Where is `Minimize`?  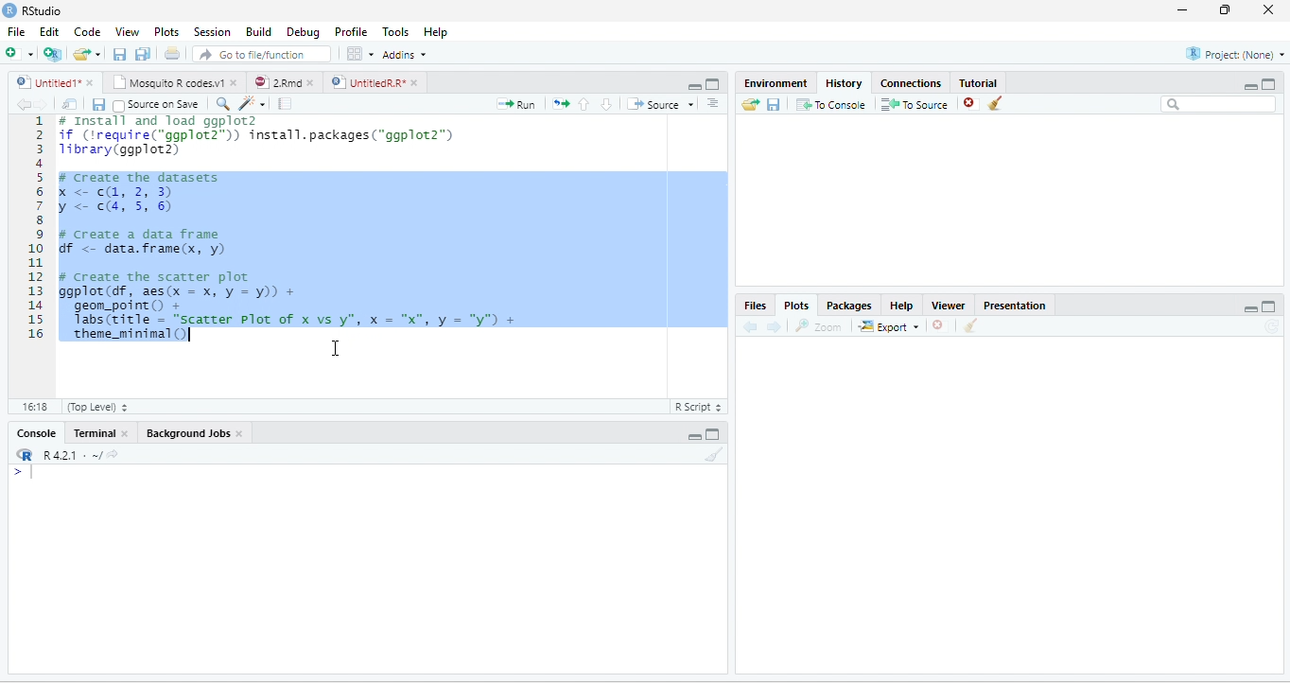
Minimize is located at coordinates (1250, 86).